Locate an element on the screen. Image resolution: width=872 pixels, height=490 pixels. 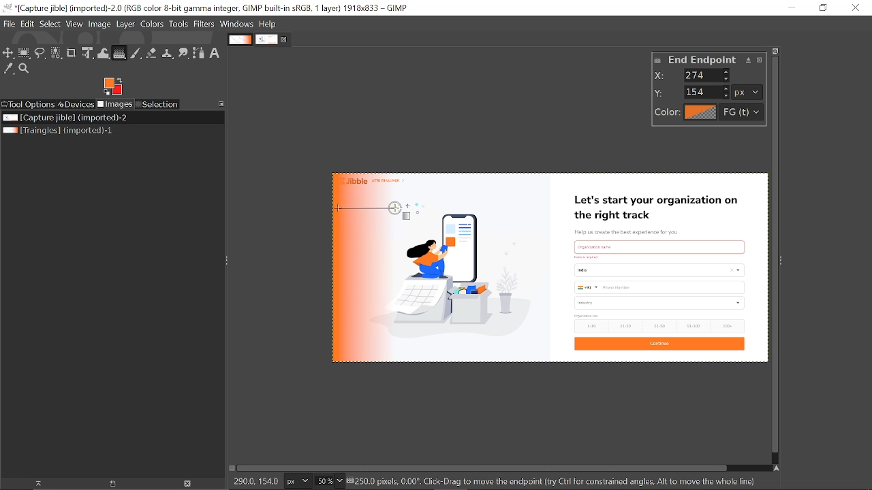
text tool is located at coordinates (217, 53).